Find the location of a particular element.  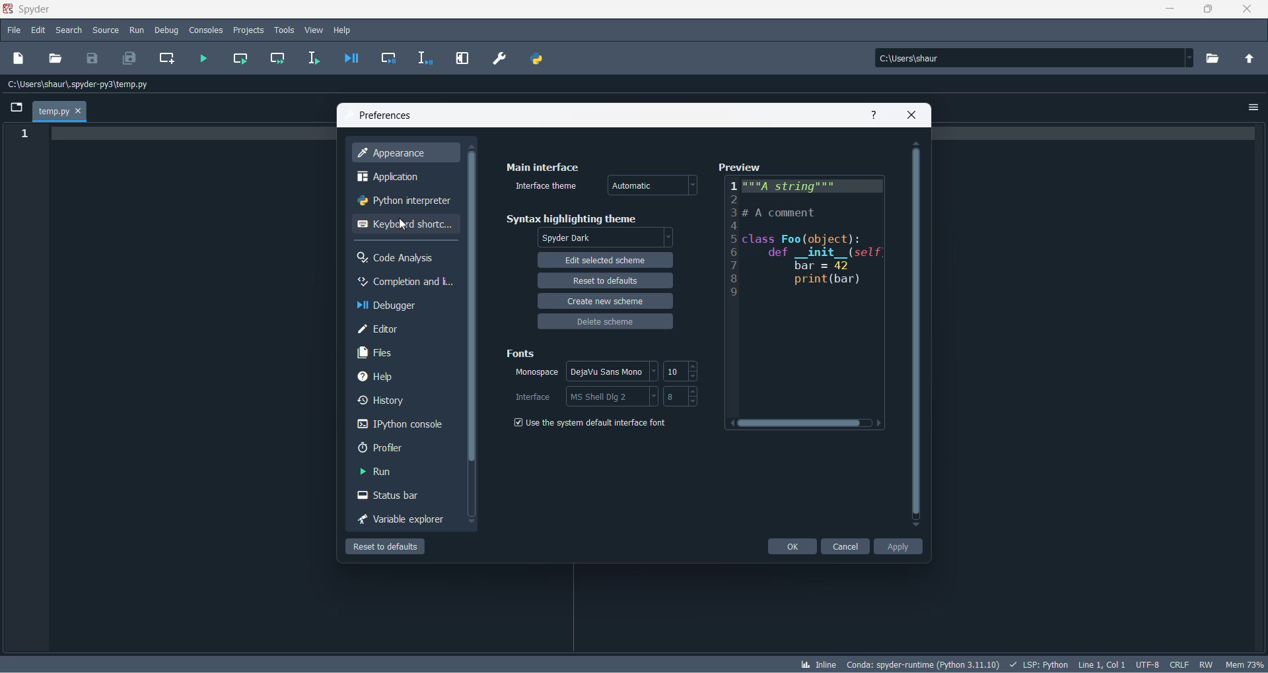

scrollbar is located at coordinates (471, 311).